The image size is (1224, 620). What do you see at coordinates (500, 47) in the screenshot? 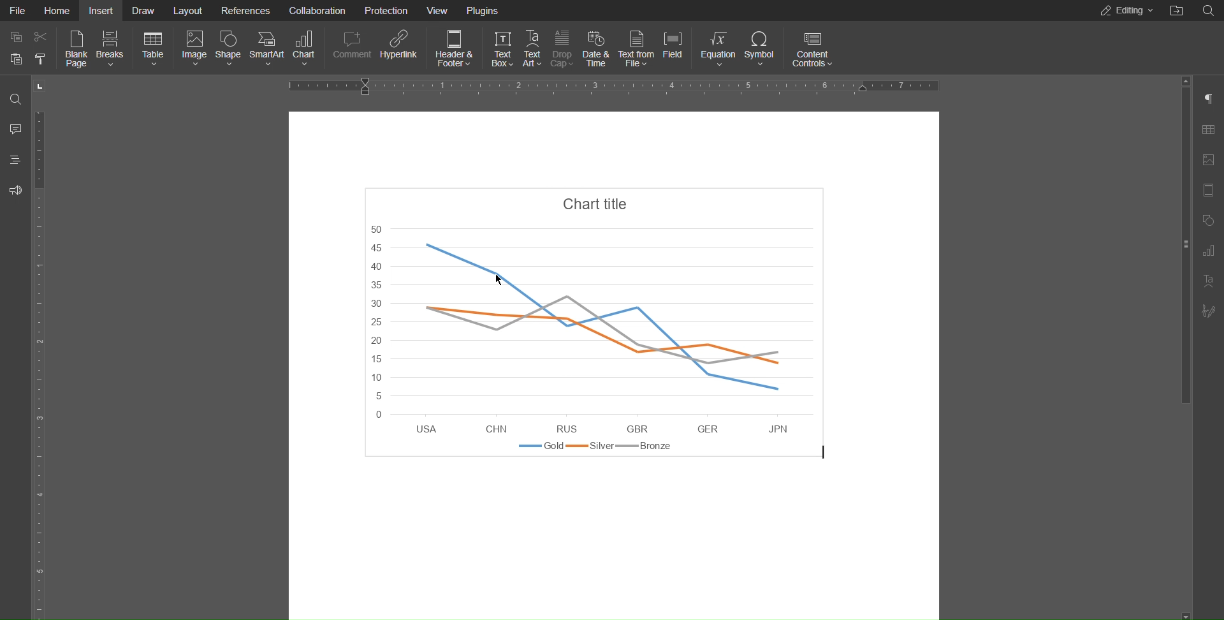
I see `Text Box` at bounding box center [500, 47].